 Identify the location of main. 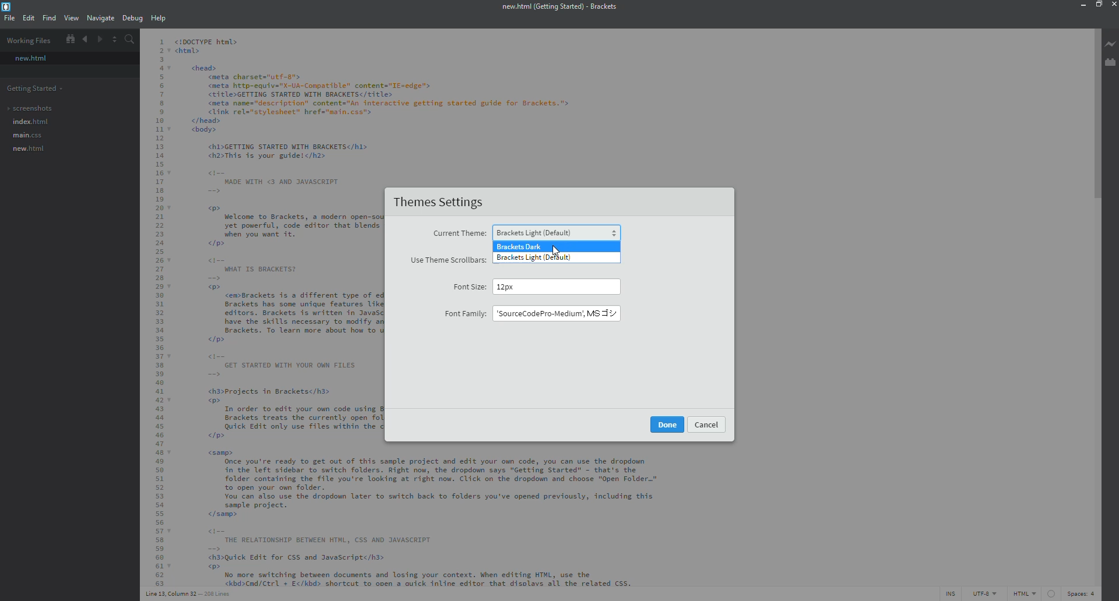
(27, 136).